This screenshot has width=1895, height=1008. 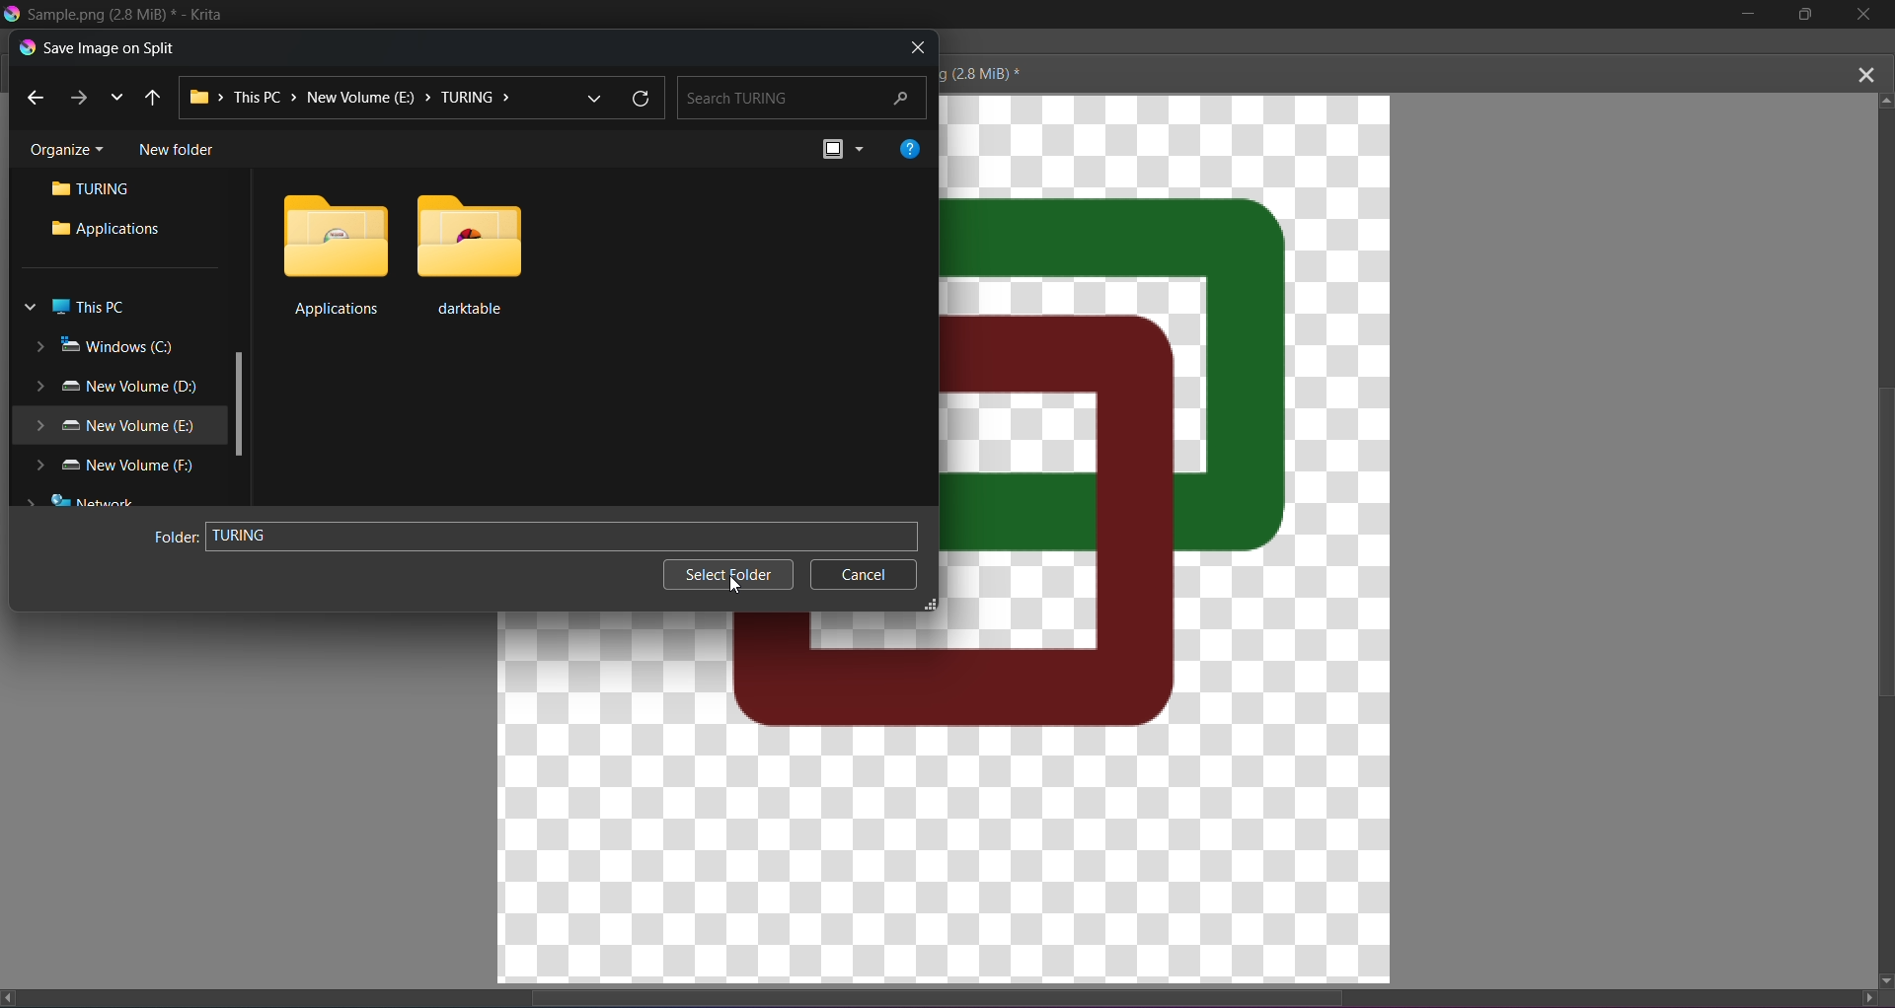 What do you see at coordinates (1861, 996) in the screenshot?
I see `Scroll right` at bounding box center [1861, 996].